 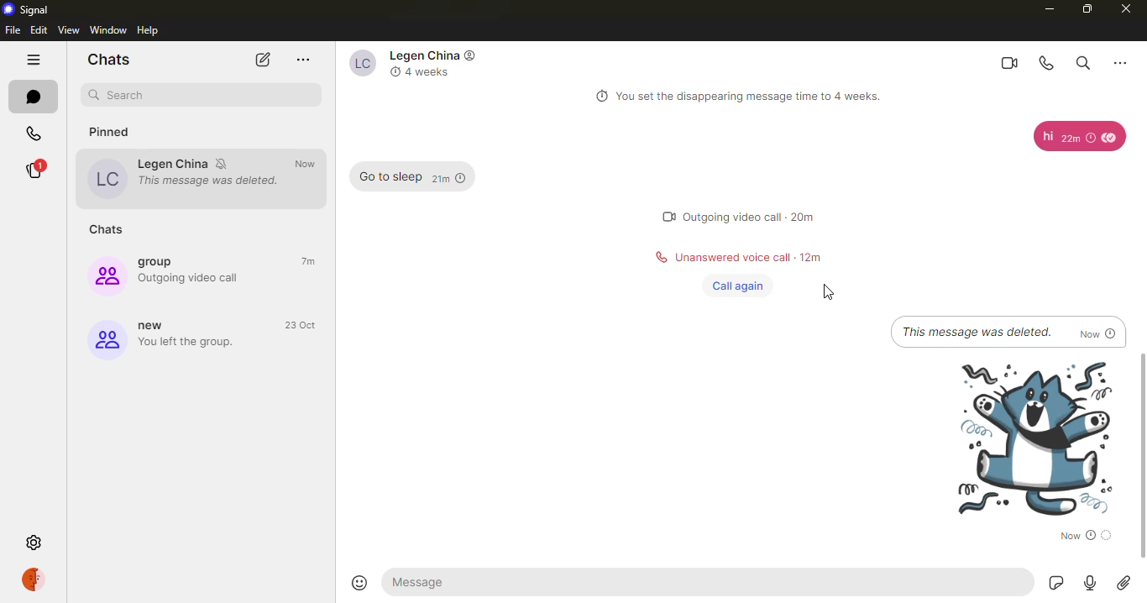 I want to click on Legen China, so click(x=361, y=64).